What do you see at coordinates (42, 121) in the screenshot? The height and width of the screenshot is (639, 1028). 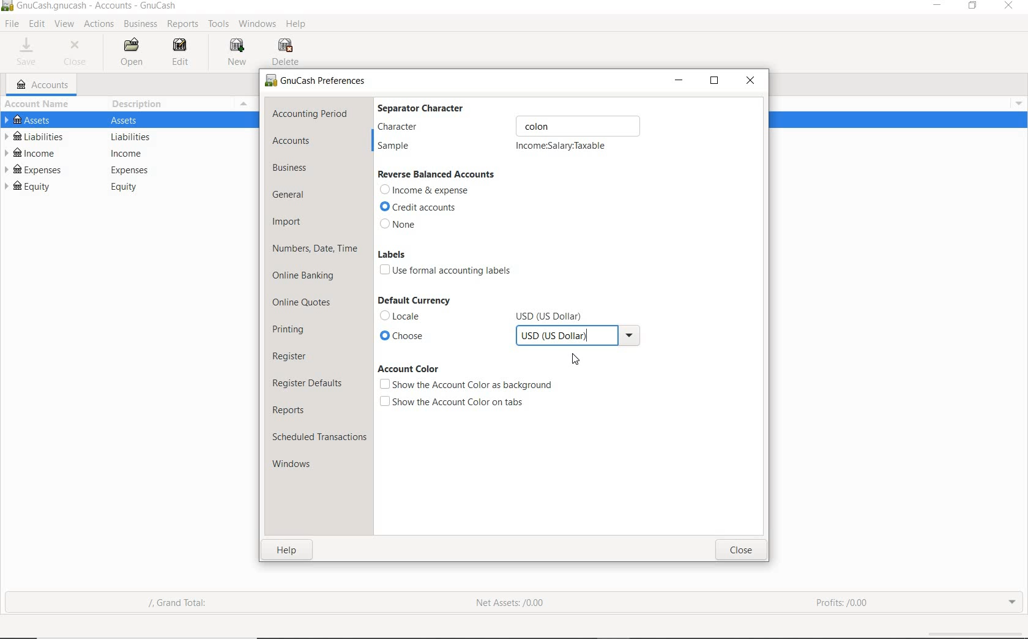 I see `ASSETS` at bounding box center [42, 121].